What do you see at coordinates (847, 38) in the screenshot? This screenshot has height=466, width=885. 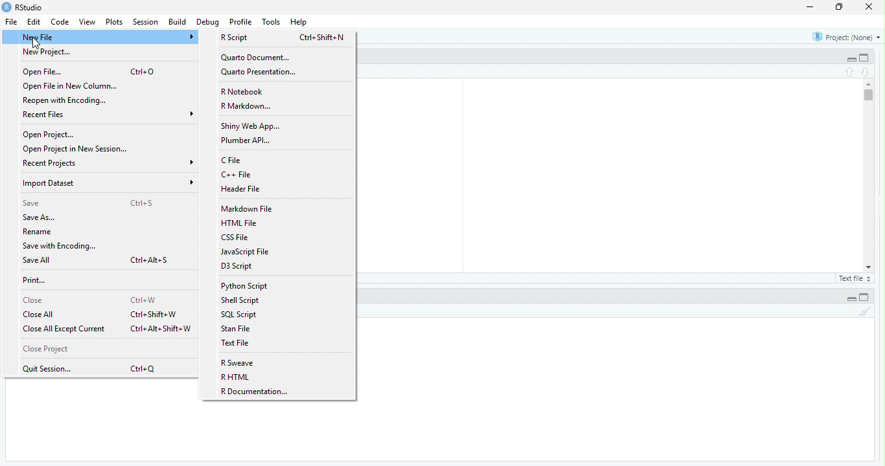 I see `Project: (None)` at bounding box center [847, 38].